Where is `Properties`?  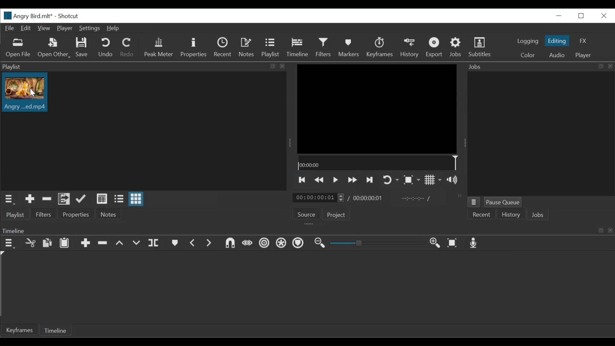
Properties is located at coordinates (195, 48).